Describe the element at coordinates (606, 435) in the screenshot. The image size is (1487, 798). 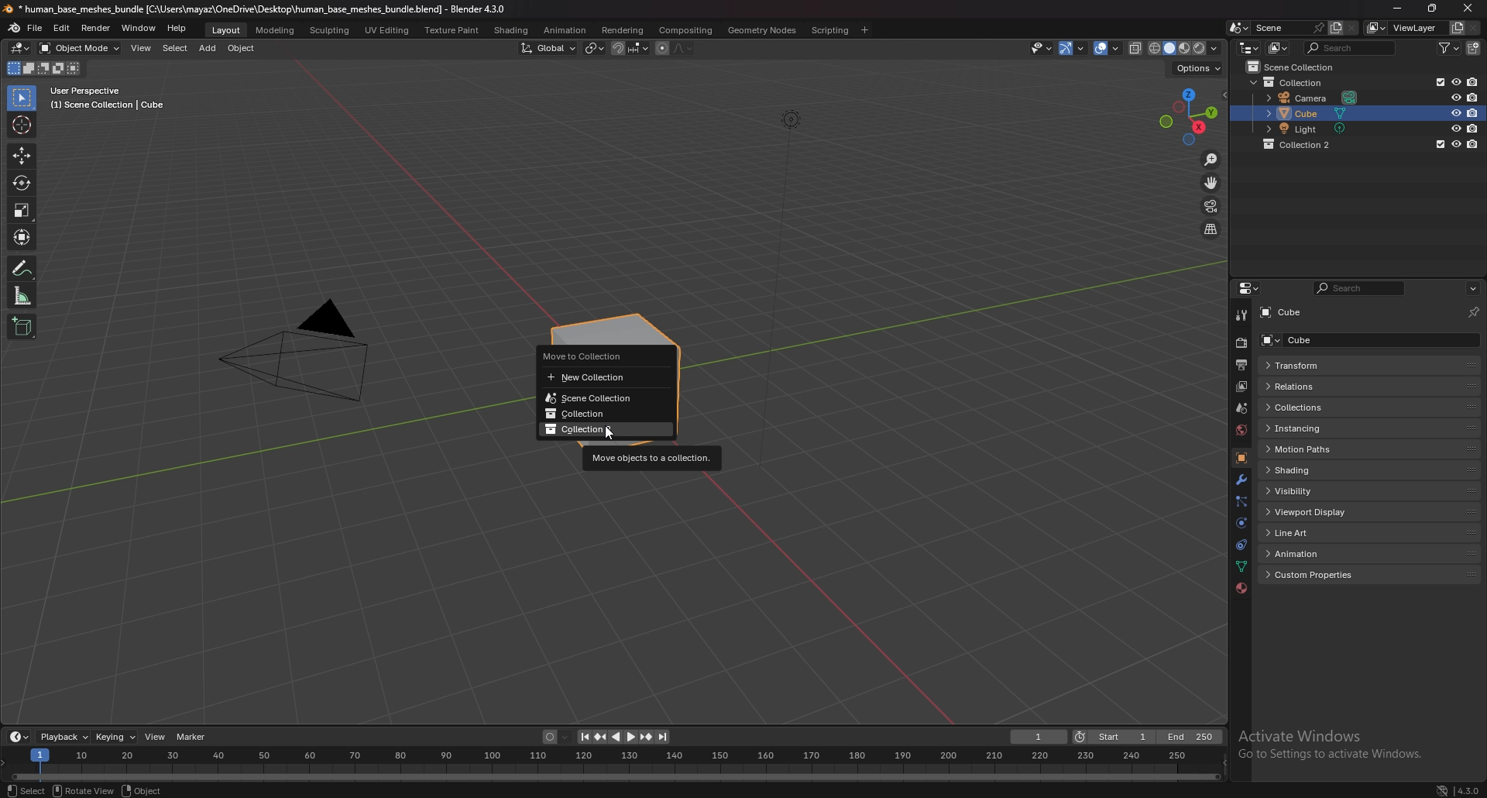
I see `cursor` at that location.